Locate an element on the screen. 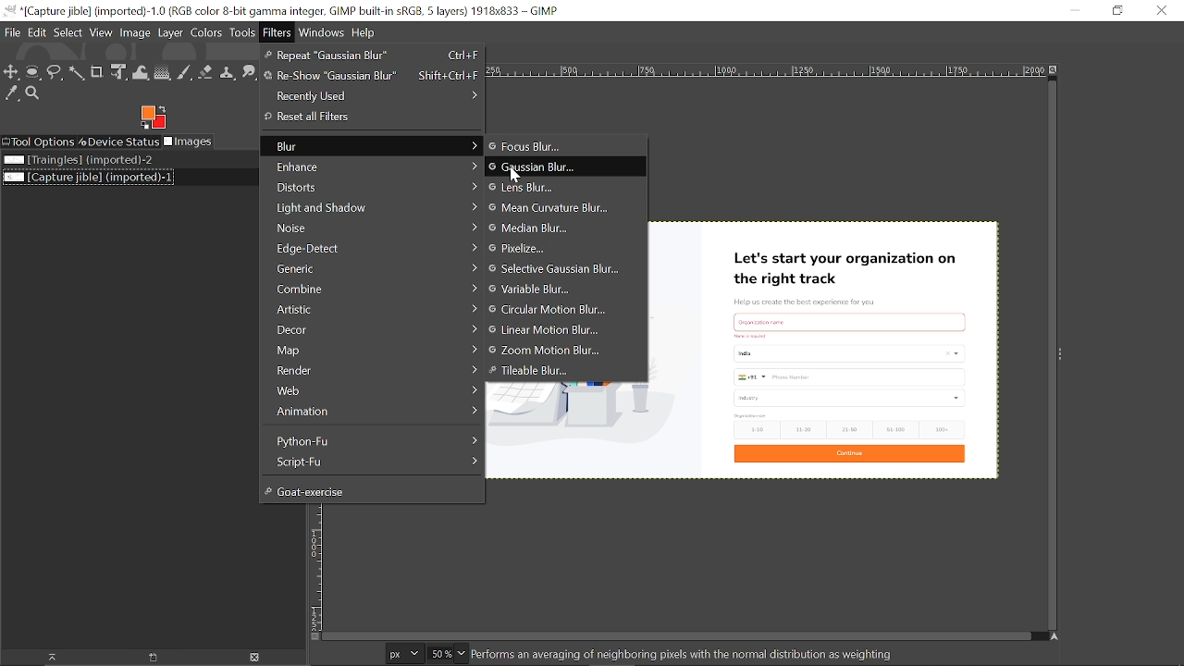  Toggle quick mask on/off is located at coordinates (314, 636).